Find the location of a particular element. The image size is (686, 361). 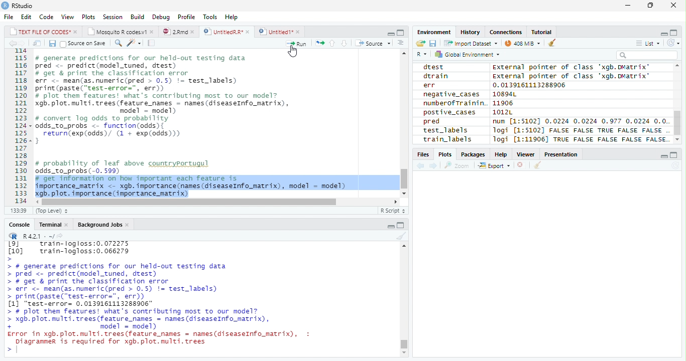

11906 is located at coordinates (504, 103).